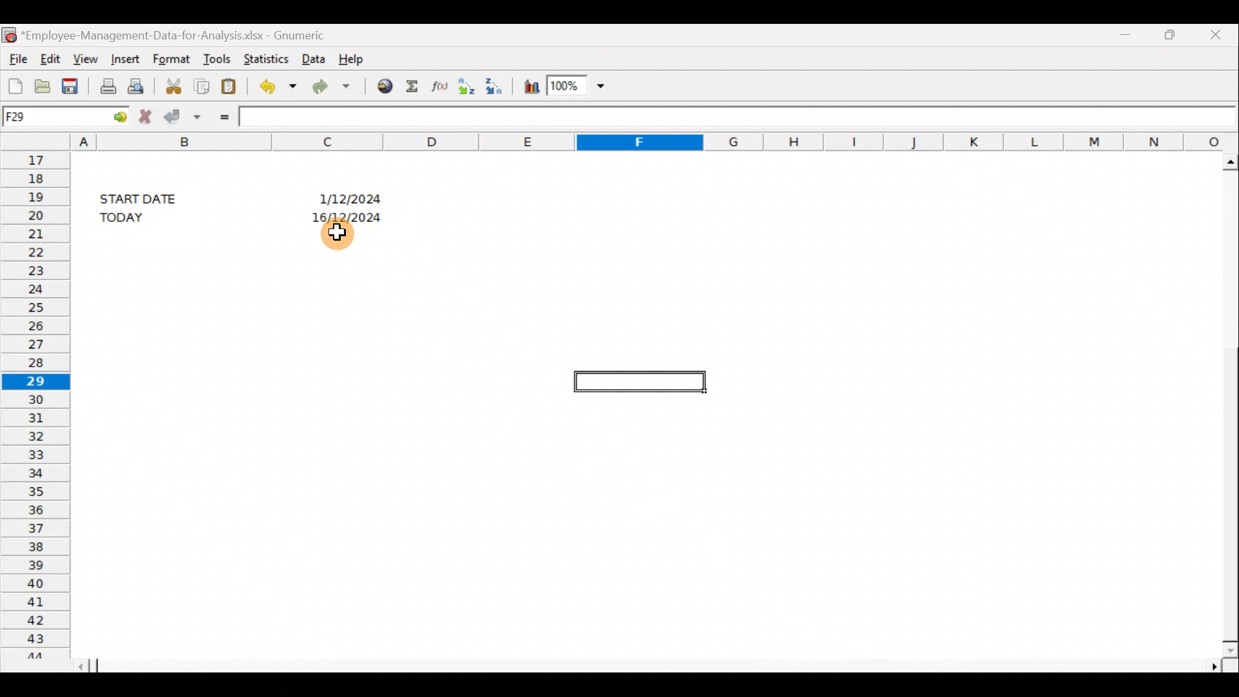 This screenshot has width=1239, height=697. I want to click on Zoom, so click(578, 86).